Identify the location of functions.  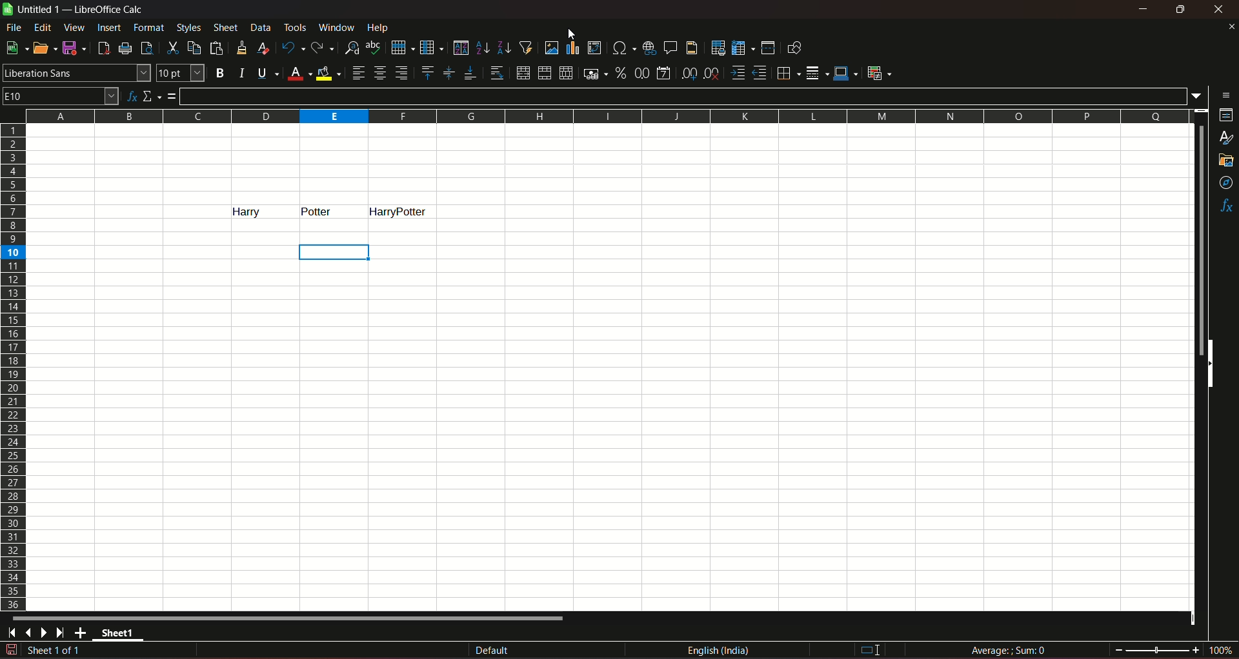
(1226, 207).